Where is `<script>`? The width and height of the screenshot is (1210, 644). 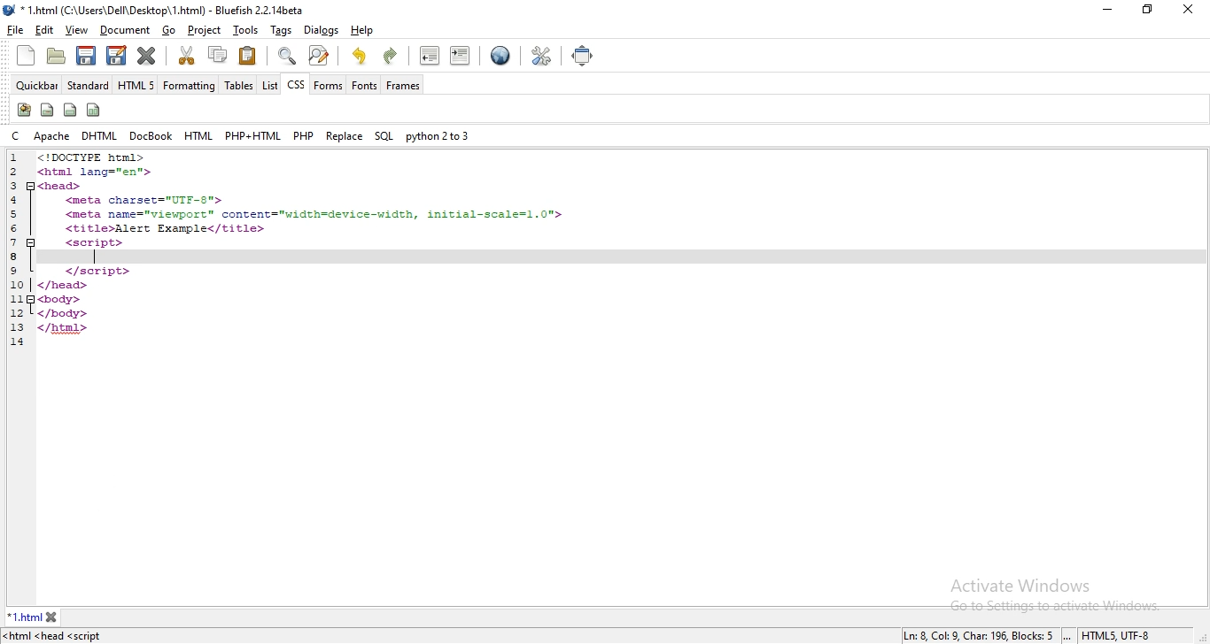
<script> is located at coordinates (95, 243).